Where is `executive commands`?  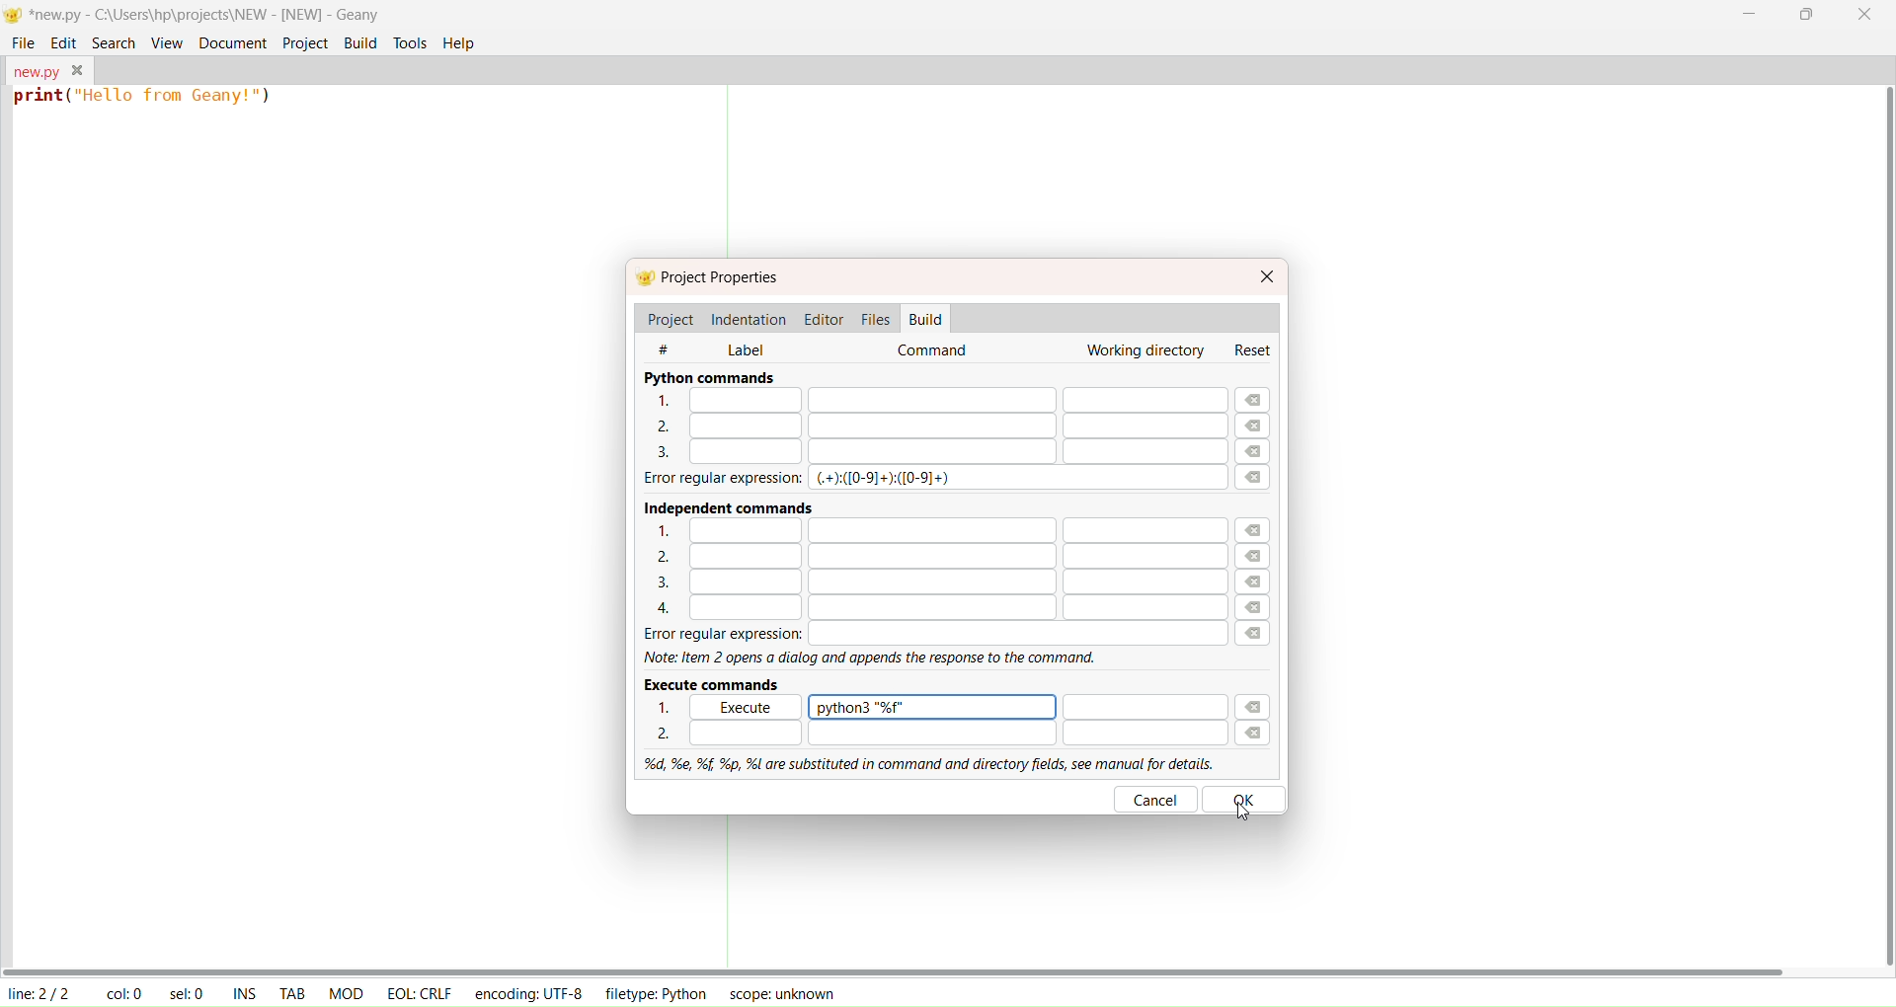
executive commands is located at coordinates (717, 683).